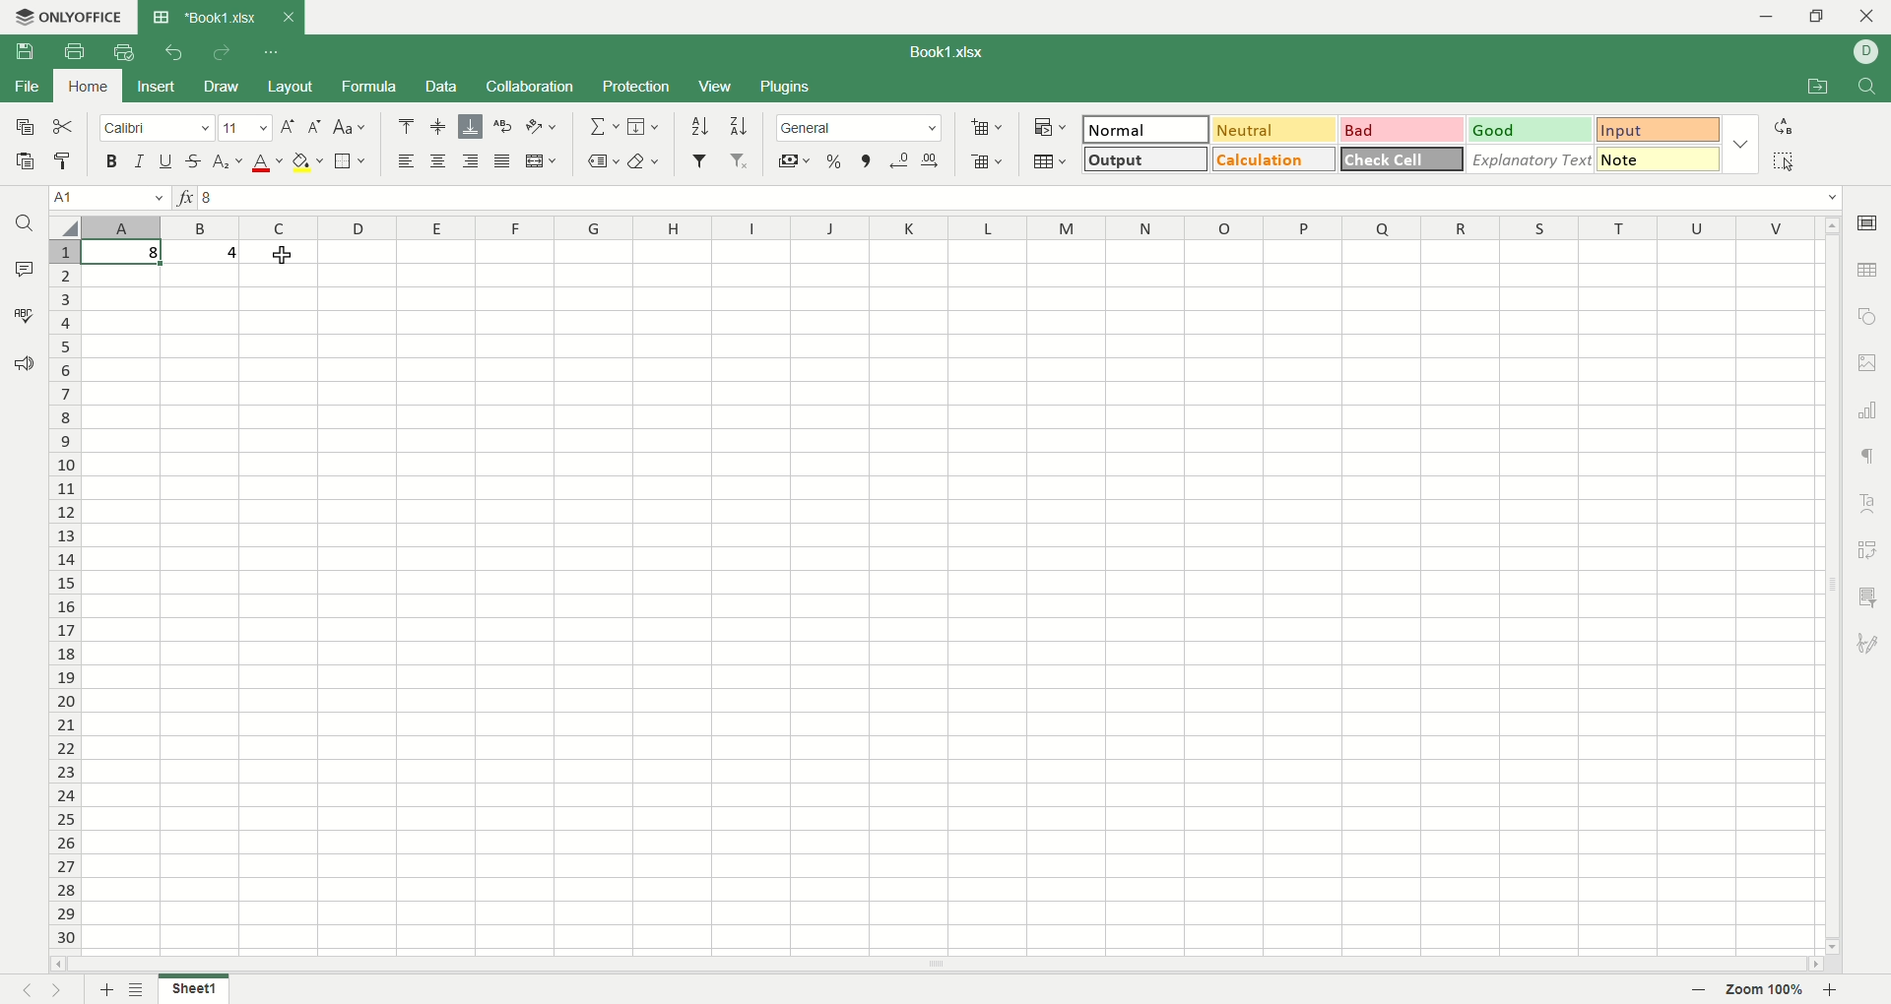 This screenshot has height=1004, width=1891. What do you see at coordinates (139, 160) in the screenshot?
I see `italic` at bounding box center [139, 160].